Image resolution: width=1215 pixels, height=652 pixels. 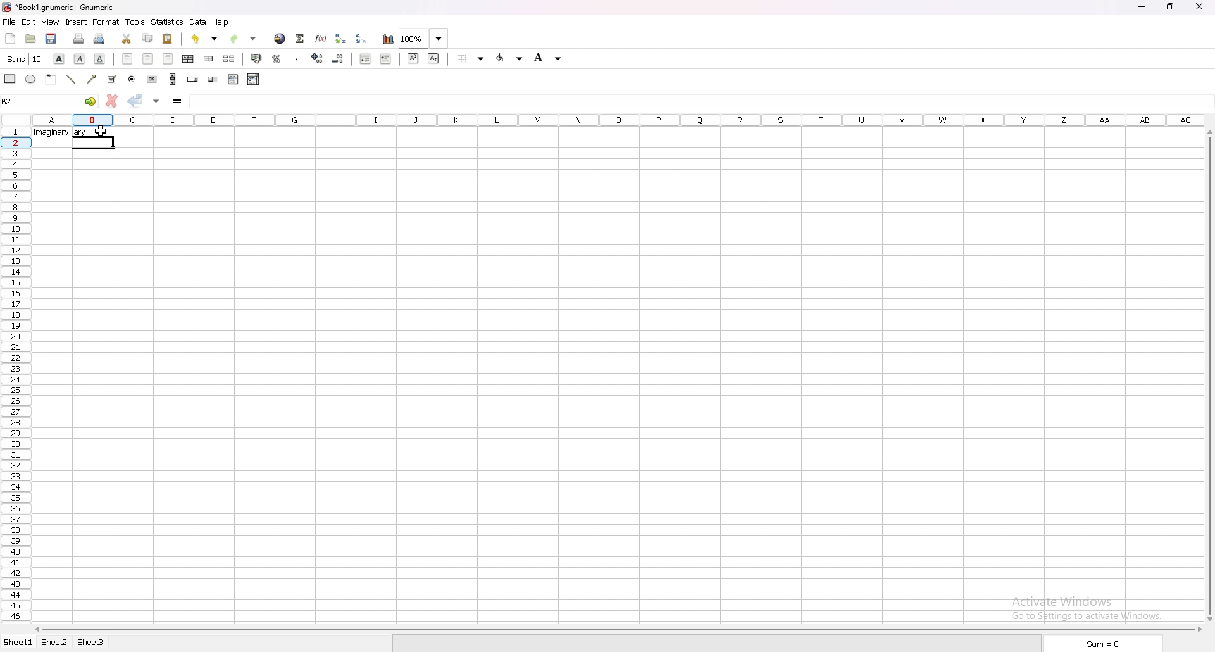 I want to click on open, so click(x=32, y=38).